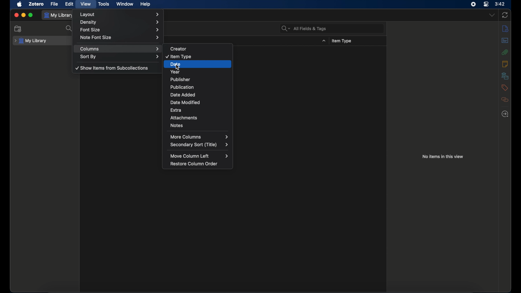  I want to click on notes, so click(505, 64).